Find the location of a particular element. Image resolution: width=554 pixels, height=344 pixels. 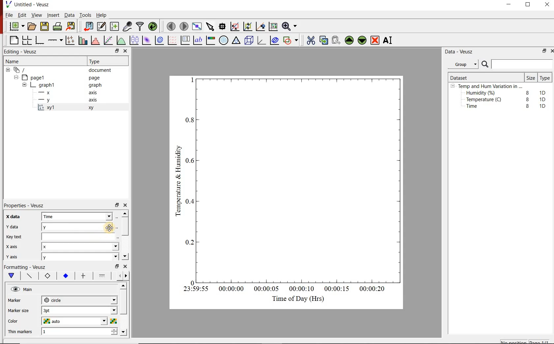

x axis is located at coordinates (16, 246).